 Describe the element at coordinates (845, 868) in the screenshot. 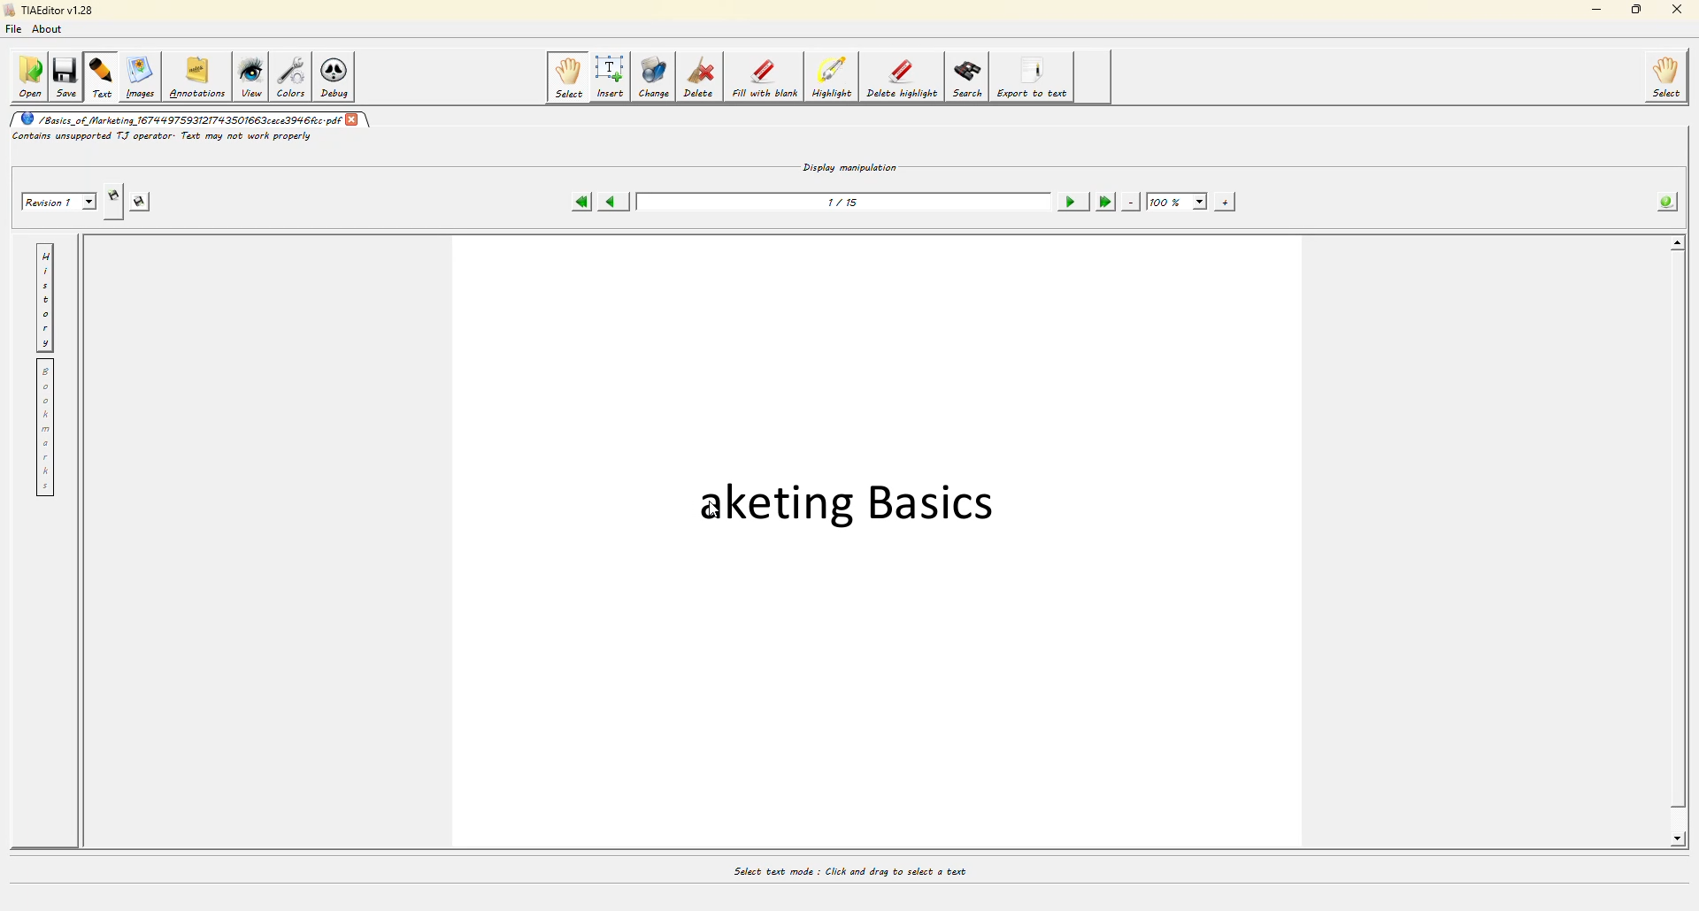

I see `select text mode: click and drag to select` at that location.